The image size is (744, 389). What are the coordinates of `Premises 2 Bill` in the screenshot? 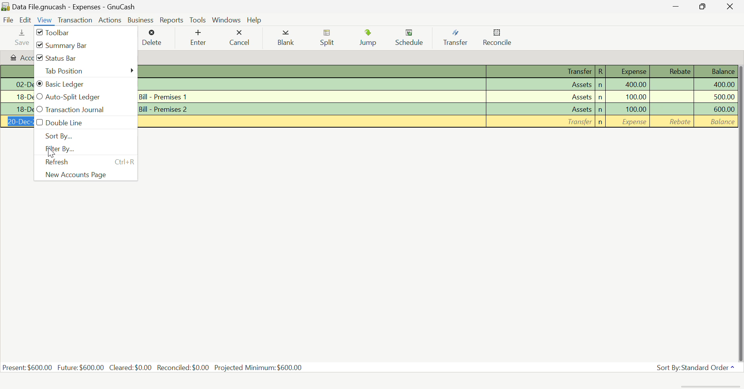 It's located at (312, 108).